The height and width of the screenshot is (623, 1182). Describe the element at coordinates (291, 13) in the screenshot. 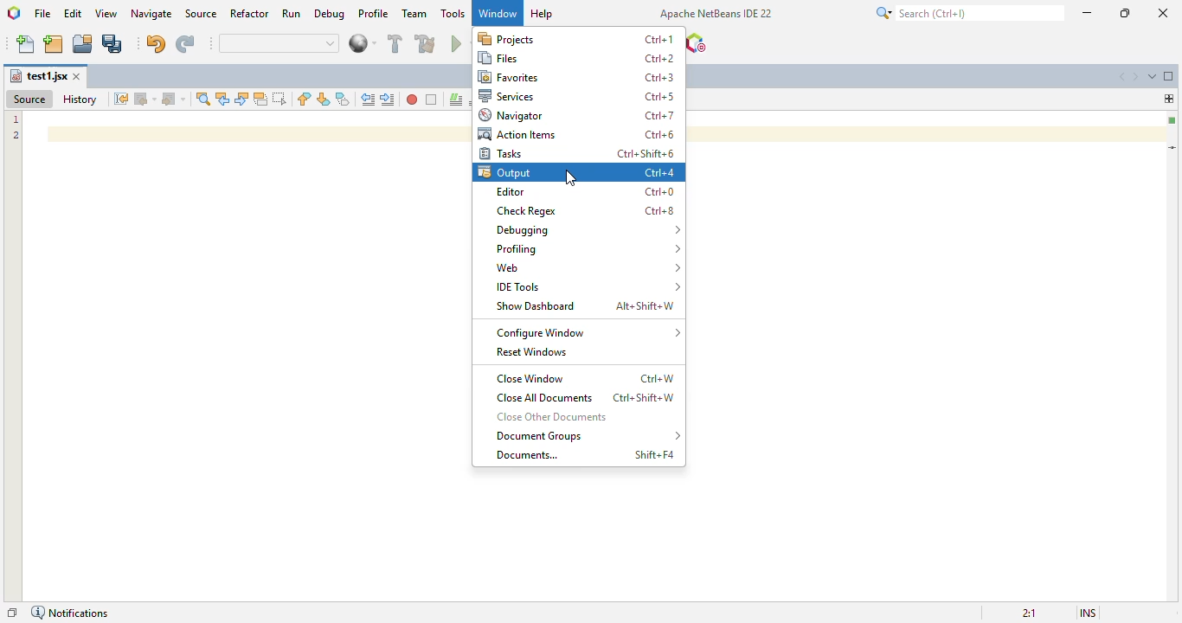

I see `run` at that location.